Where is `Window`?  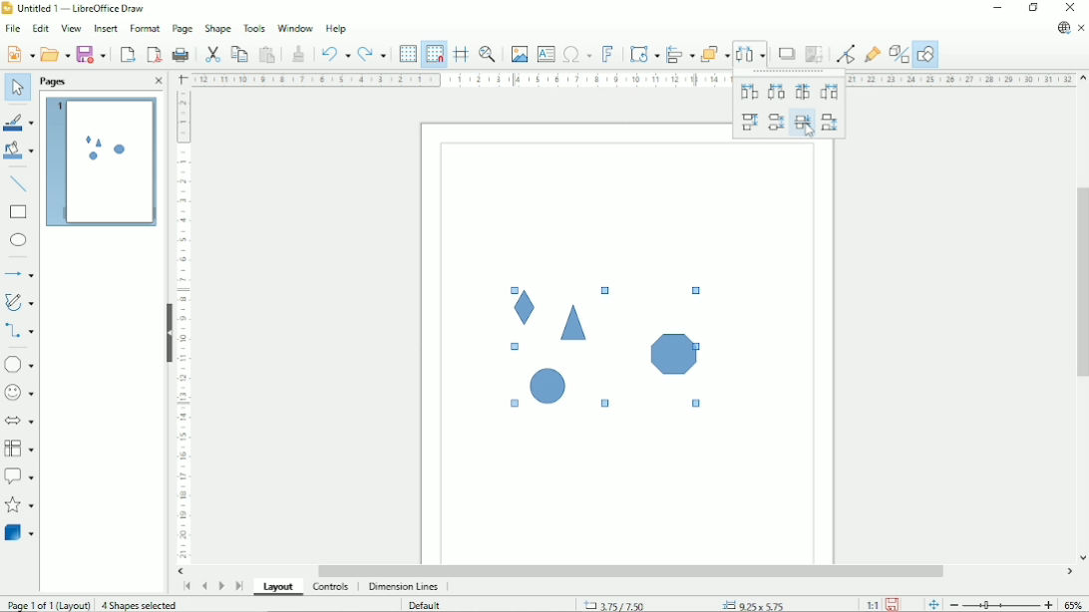 Window is located at coordinates (295, 27).